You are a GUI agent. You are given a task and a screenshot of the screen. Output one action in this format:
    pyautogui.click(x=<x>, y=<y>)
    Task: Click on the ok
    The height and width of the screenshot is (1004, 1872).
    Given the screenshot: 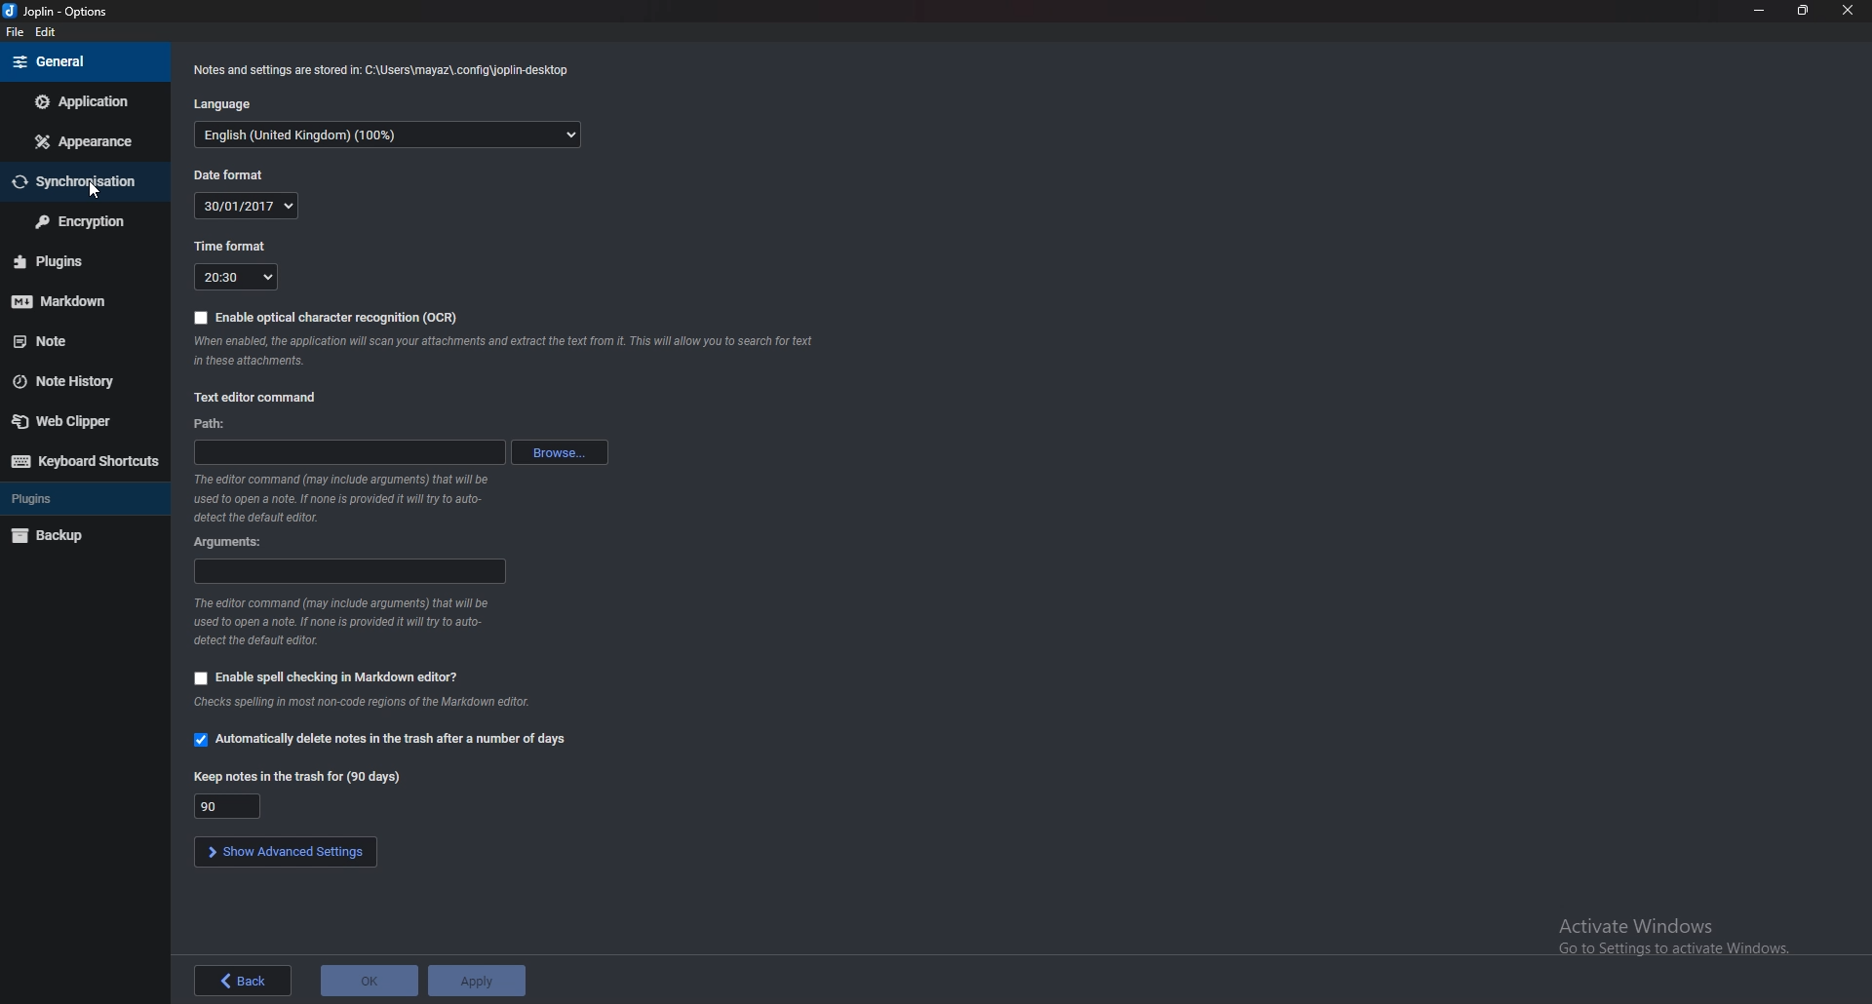 What is the action you would take?
    pyautogui.click(x=367, y=979)
    